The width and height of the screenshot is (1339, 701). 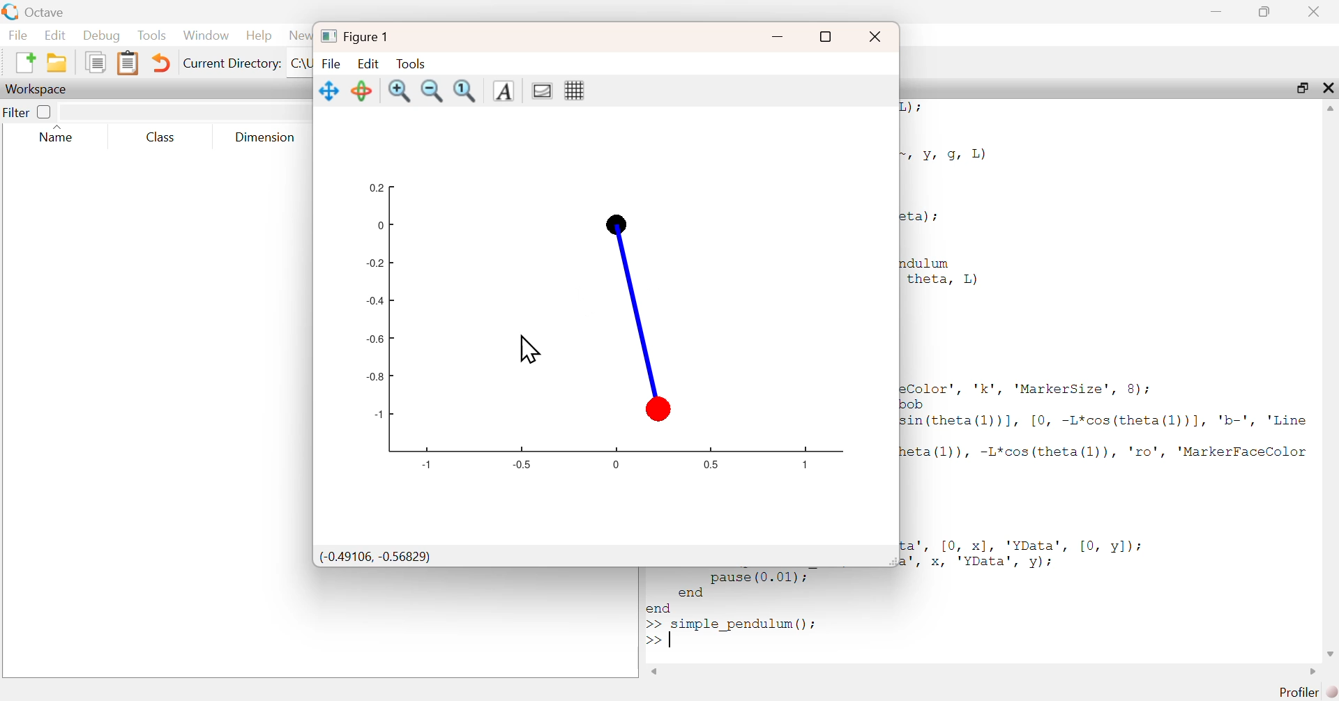 What do you see at coordinates (1106, 334) in the screenshot?
I see `2) i

Yr 9, 1)

ta) ;

1dulum

theta, L)

Color’, 'k', 'MarkerSize', 8);

ob

sin (theta(1))], [0, -L*cos(theta(1l))], 'b-', 'Line
eta (l)), -L*cos(theta(l)), 'ro', 'MarkerFaceColor
ca’, [0, x], 'YData', [0, y]);

\', x, 'YData', vy):` at bounding box center [1106, 334].